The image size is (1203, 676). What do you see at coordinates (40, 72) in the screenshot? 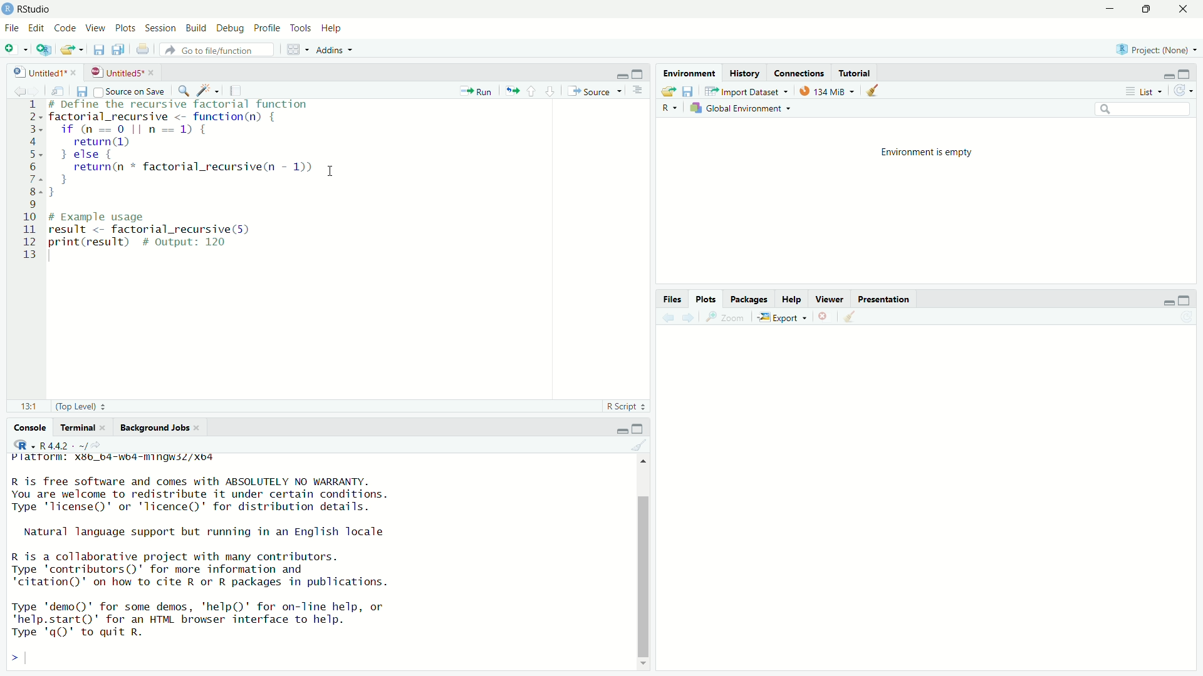
I see `Untitled1*` at bounding box center [40, 72].